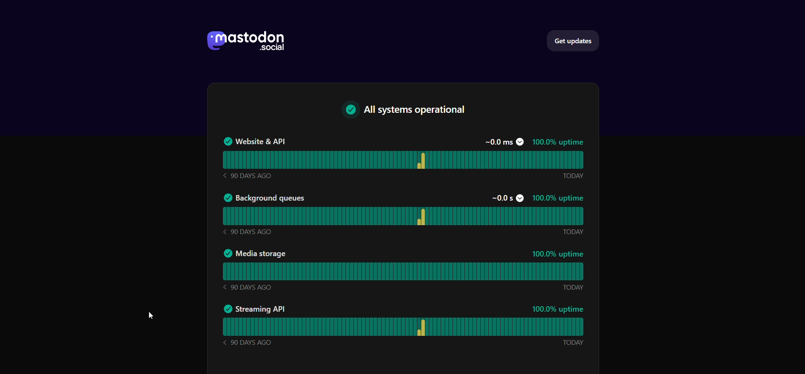 The image size is (805, 374). Describe the element at coordinates (405, 270) in the screenshot. I see `media storage status` at that location.